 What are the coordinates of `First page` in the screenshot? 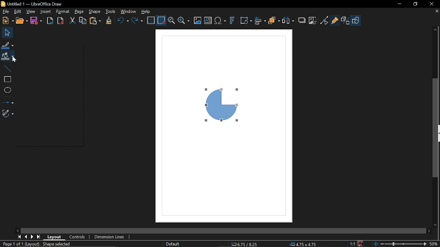 It's located at (20, 237).